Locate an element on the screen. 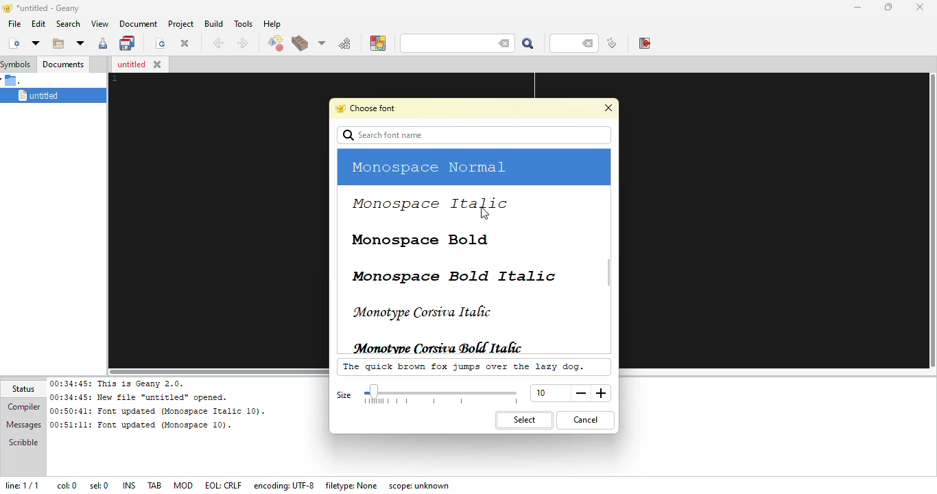 This screenshot has height=494, width=937. monotype corsiva italic is located at coordinates (420, 310).